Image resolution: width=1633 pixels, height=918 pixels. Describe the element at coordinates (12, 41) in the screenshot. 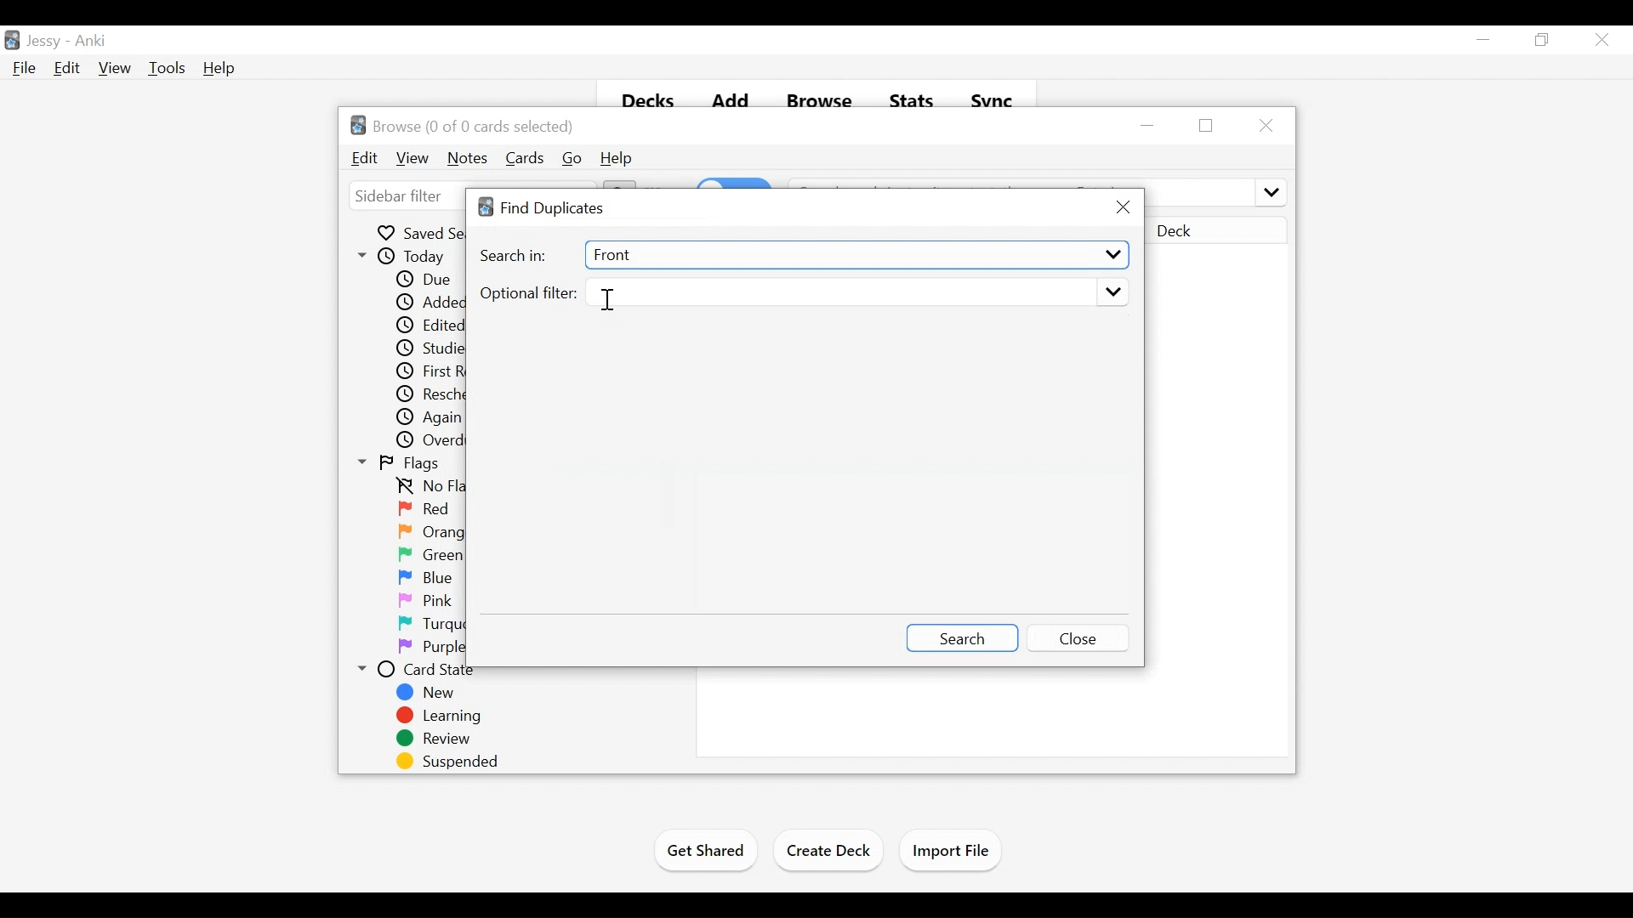

I see `Anki Desktop Icon` at that location.